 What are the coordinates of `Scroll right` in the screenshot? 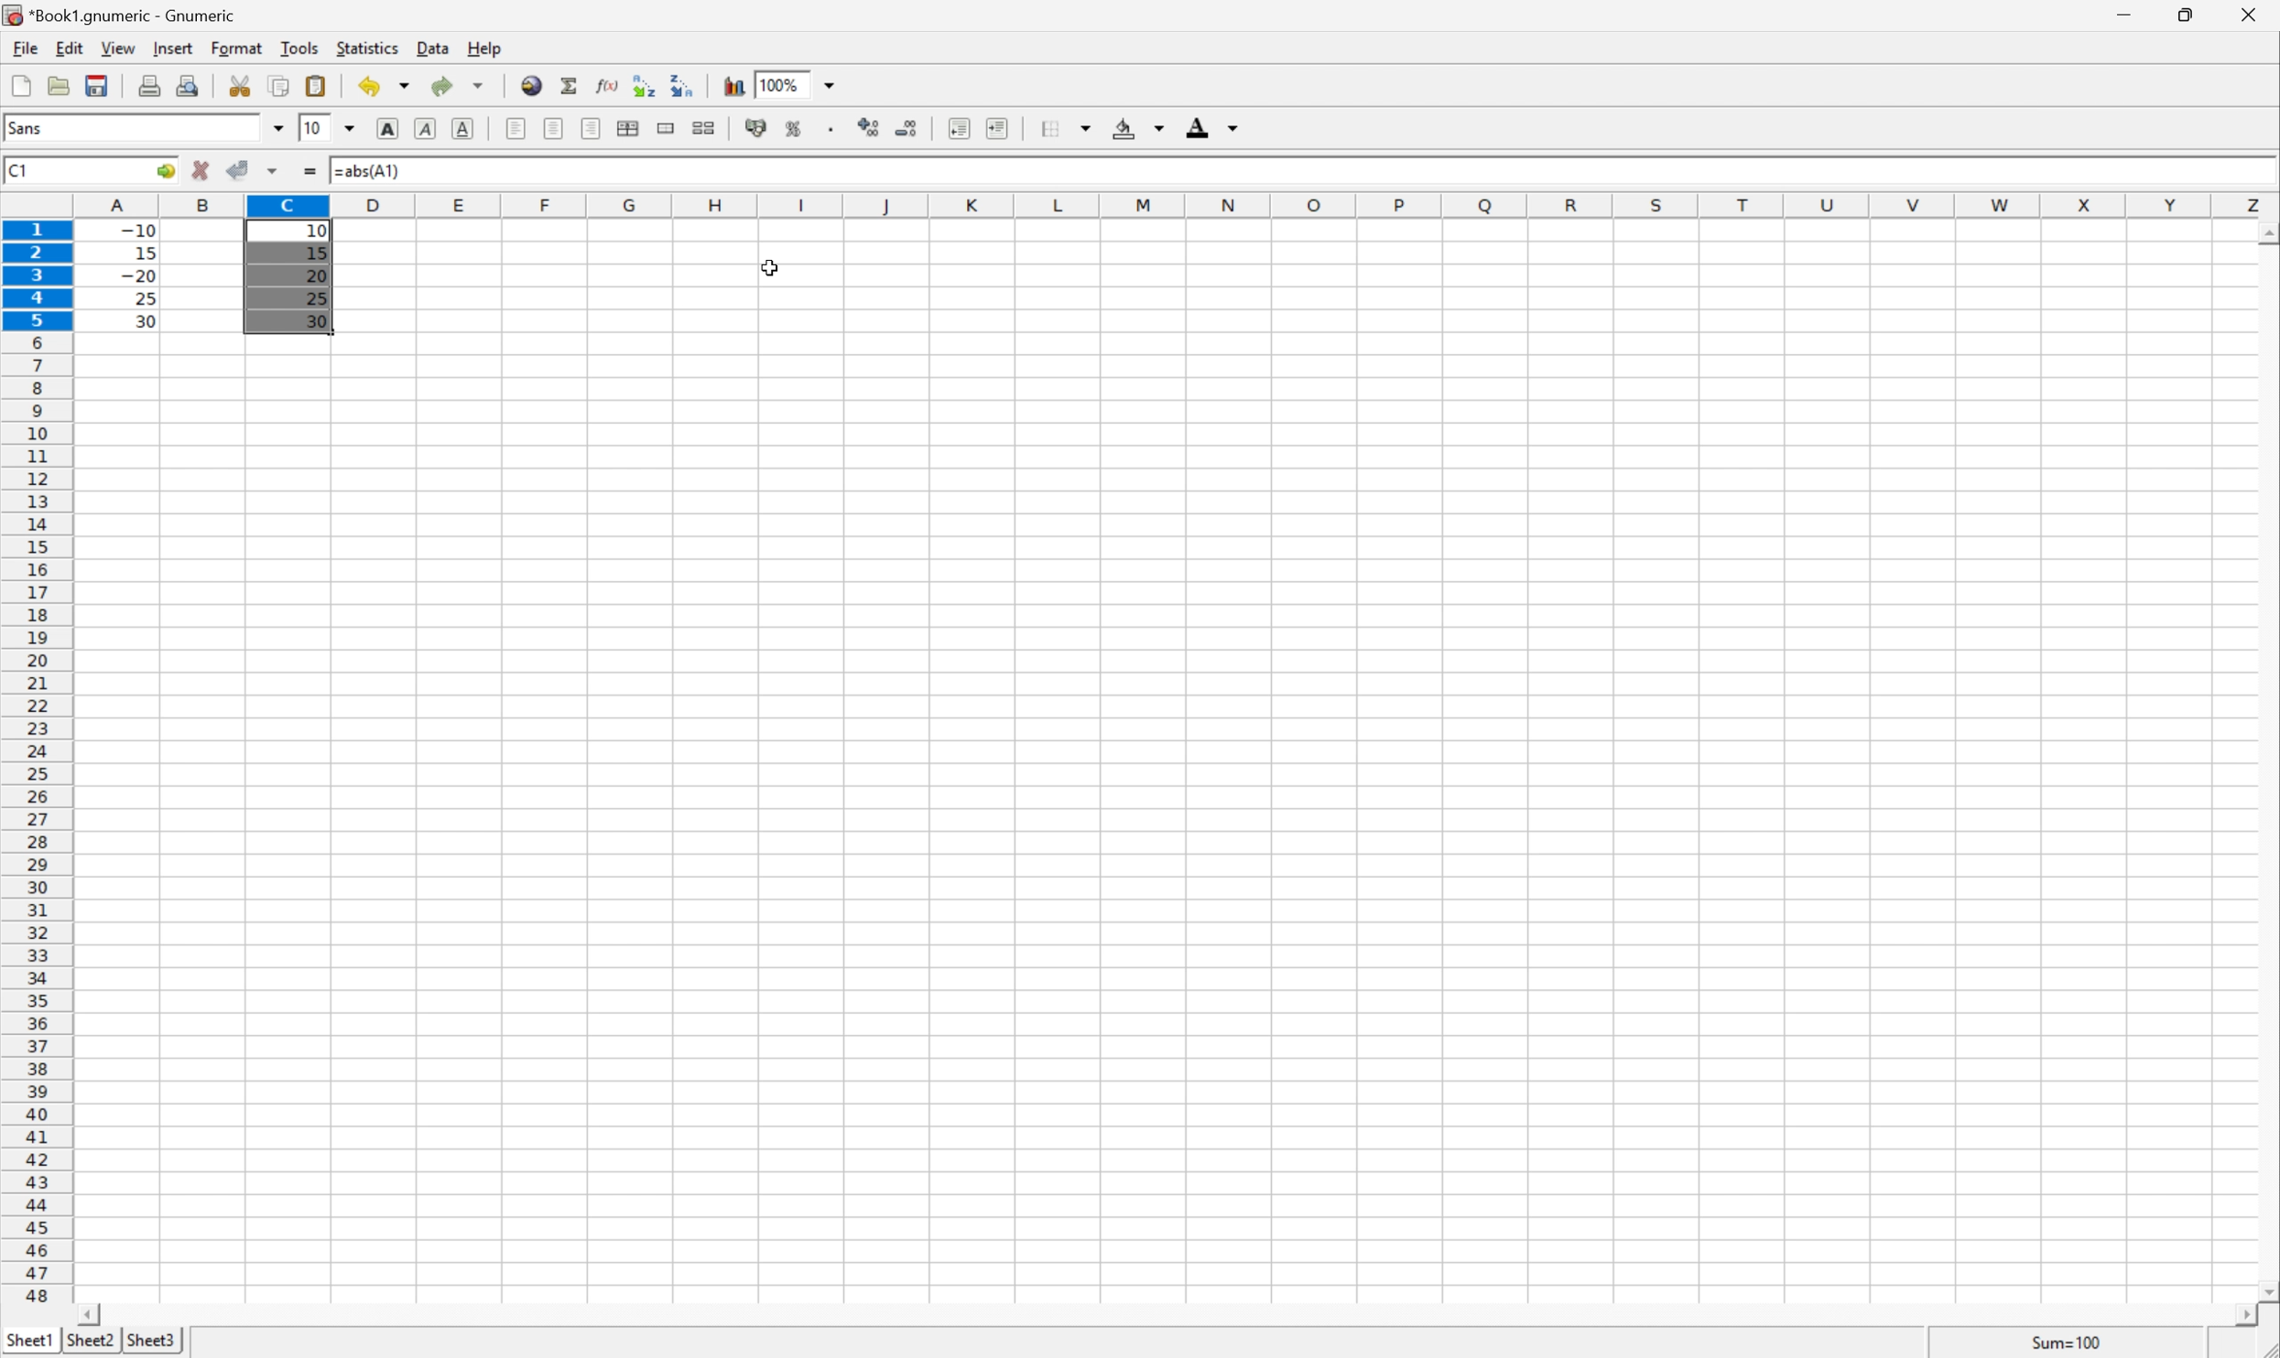 It's located at (2236, 1316).